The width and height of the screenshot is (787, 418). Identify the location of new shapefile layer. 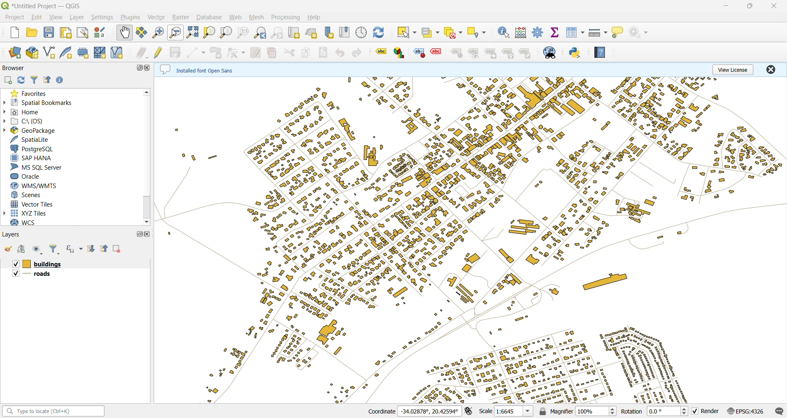
(51, 52).